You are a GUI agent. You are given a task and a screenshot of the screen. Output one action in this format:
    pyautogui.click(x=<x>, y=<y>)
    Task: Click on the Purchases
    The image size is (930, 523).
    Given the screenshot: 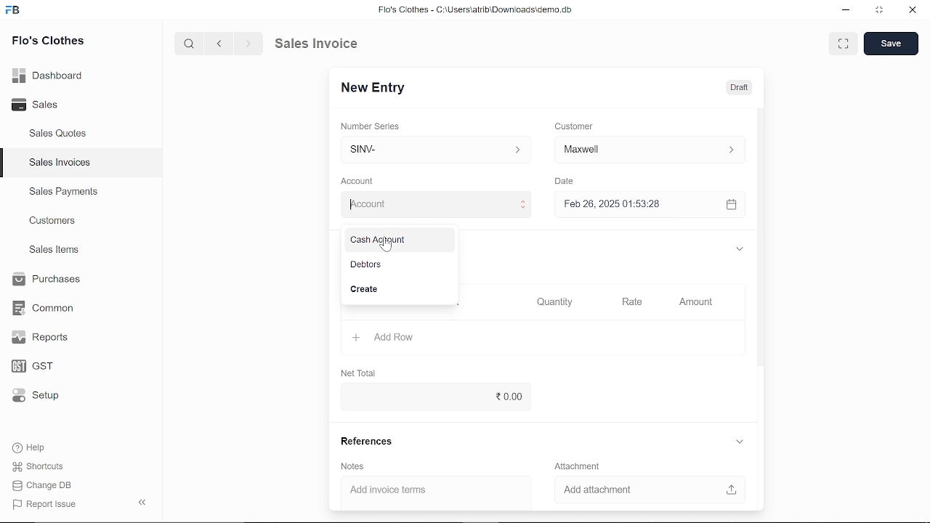 What is the action you would take?
    pyautogui.click(x=45, y=280)
    